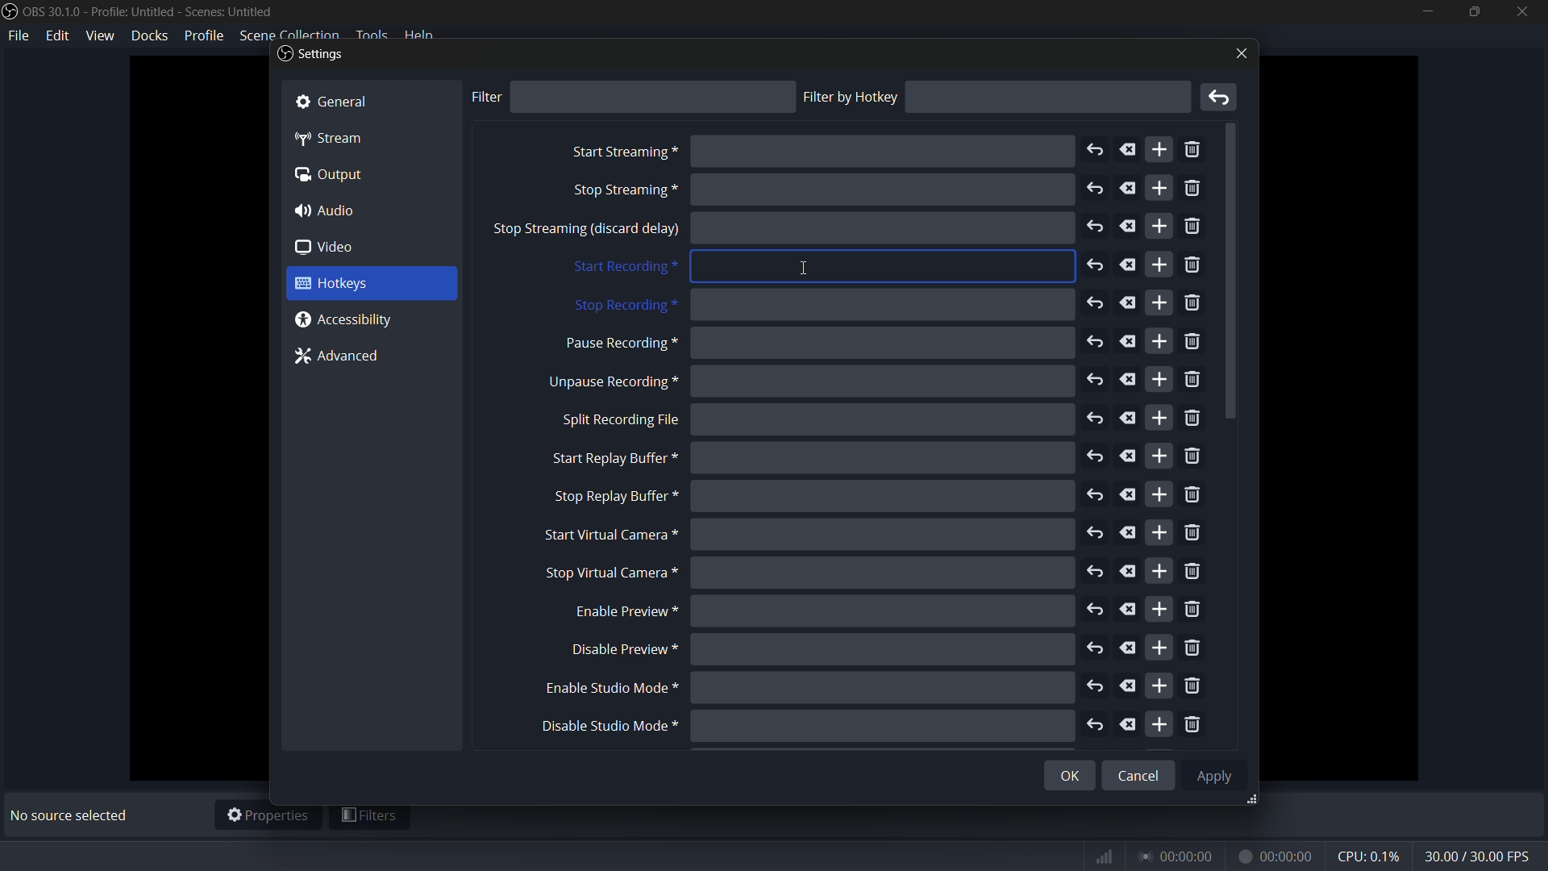  I want to click on delete, so click(1126, 533).